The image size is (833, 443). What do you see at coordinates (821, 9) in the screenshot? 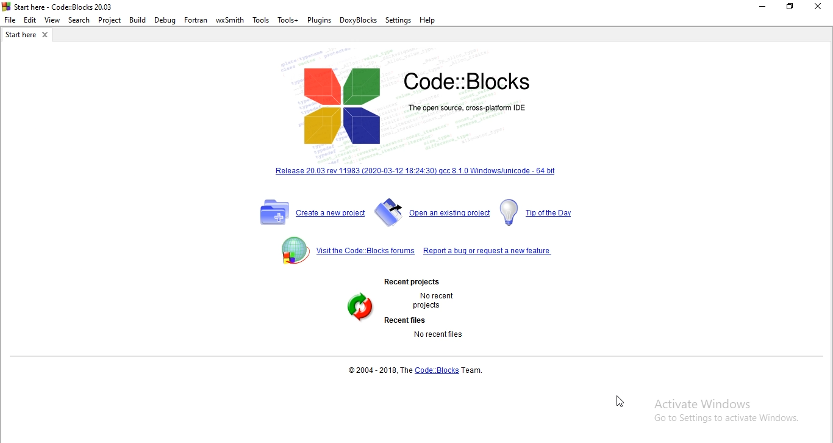
I see `close` at bounding box center [821, 9].